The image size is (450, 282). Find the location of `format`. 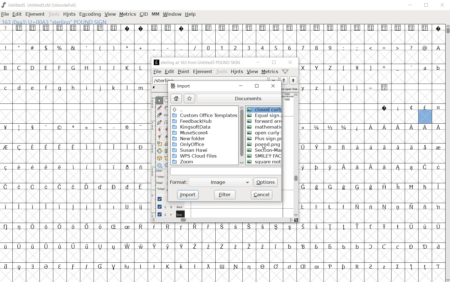

format is located at coordinates (179, 183).